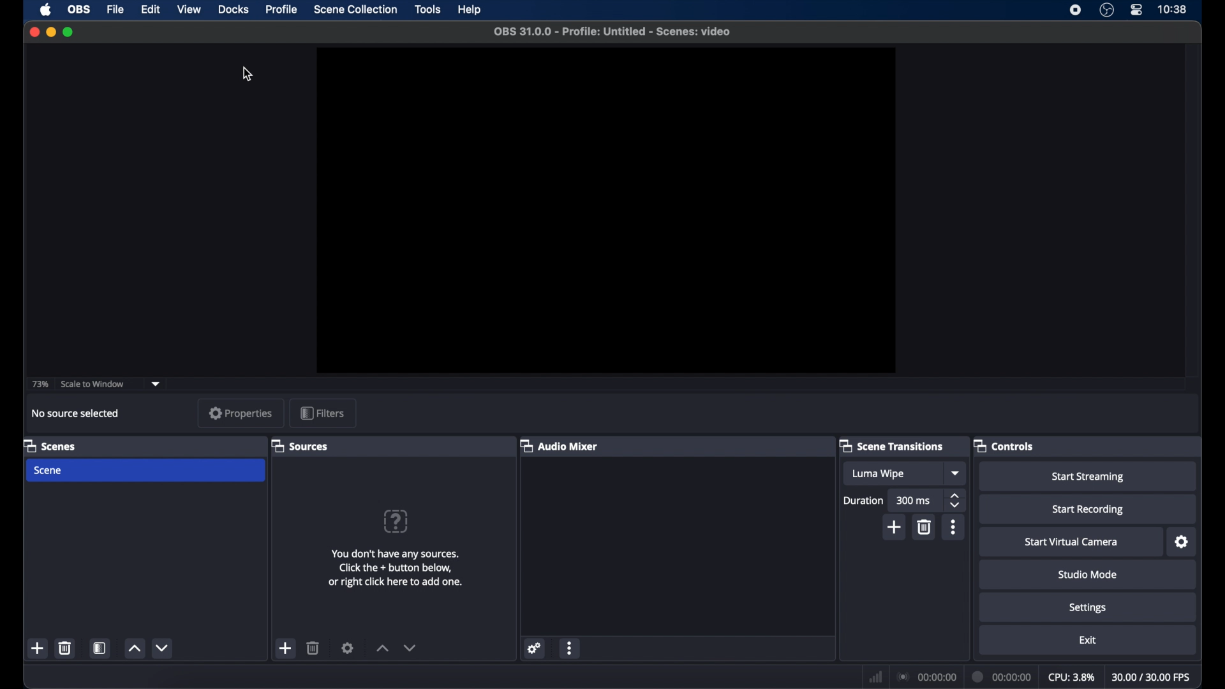  I want to click on studio mode, so click(1088, 574).